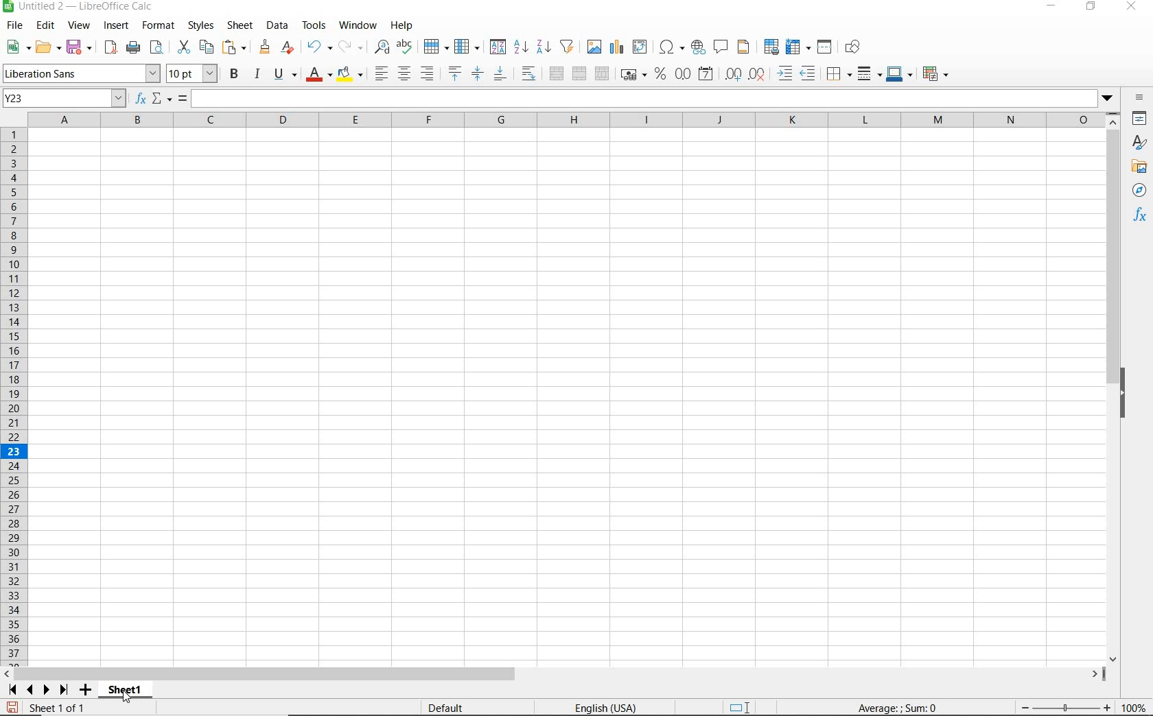  Describe the element at coordinates (898, 708) in the screenshot. I see `FORMULA` at that location.